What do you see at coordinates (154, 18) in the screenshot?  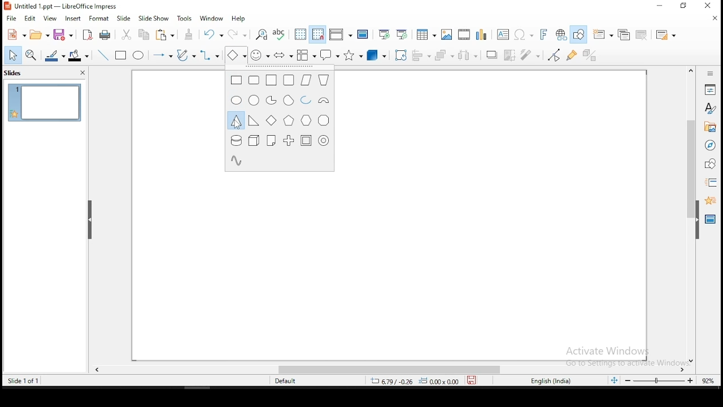 I see `slide show` at bounding box center [154, 18].